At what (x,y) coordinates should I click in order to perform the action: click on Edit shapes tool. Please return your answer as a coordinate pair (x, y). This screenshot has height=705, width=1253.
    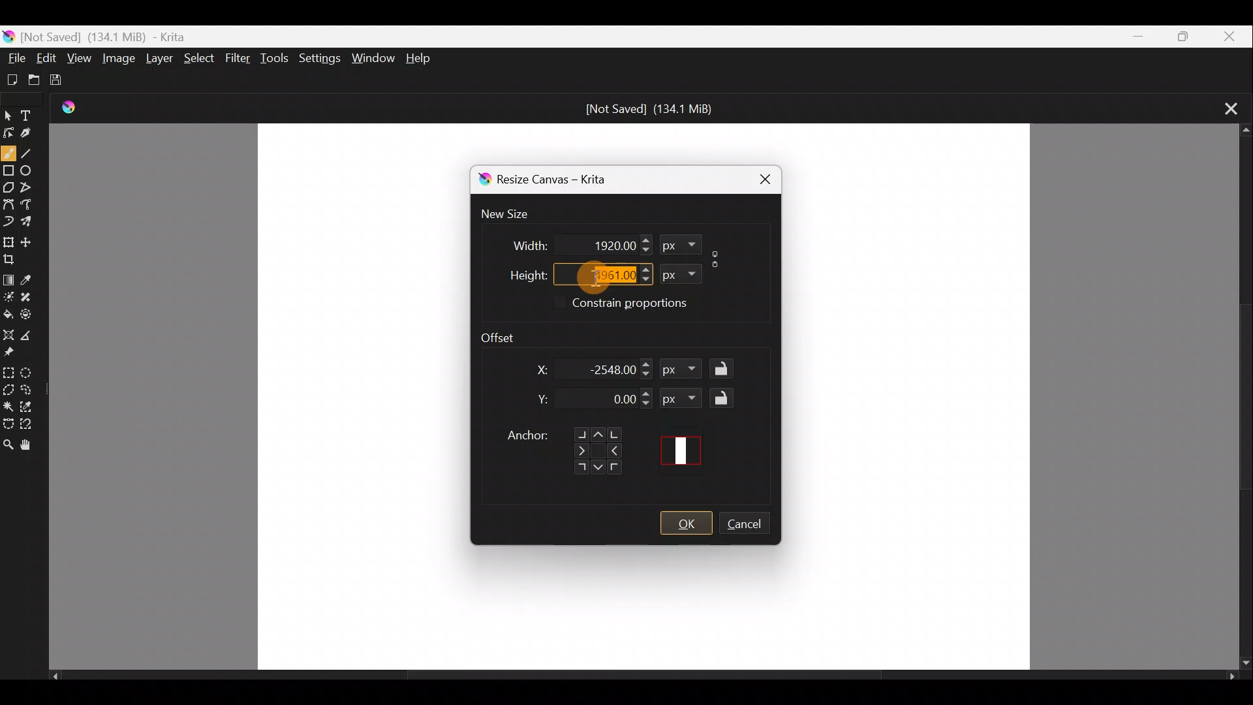
    Looking at the image, I should click on (9, 132).